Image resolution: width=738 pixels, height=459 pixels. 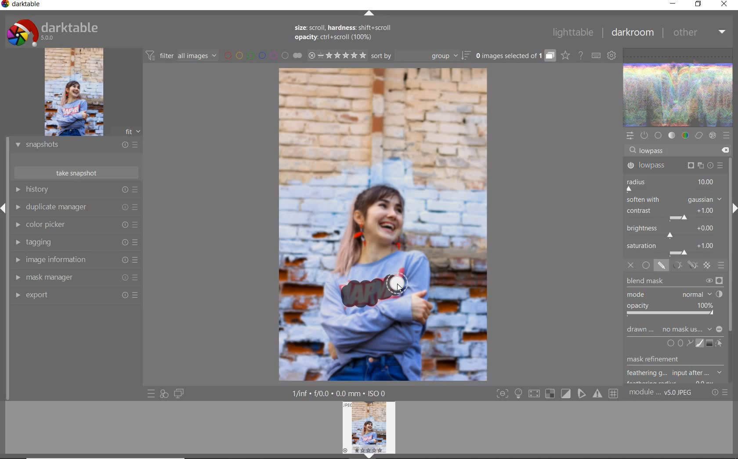 What do you see at coordinates (683, 266) in the screenshot?
I see `mask options` at bounding box center [683, 266].